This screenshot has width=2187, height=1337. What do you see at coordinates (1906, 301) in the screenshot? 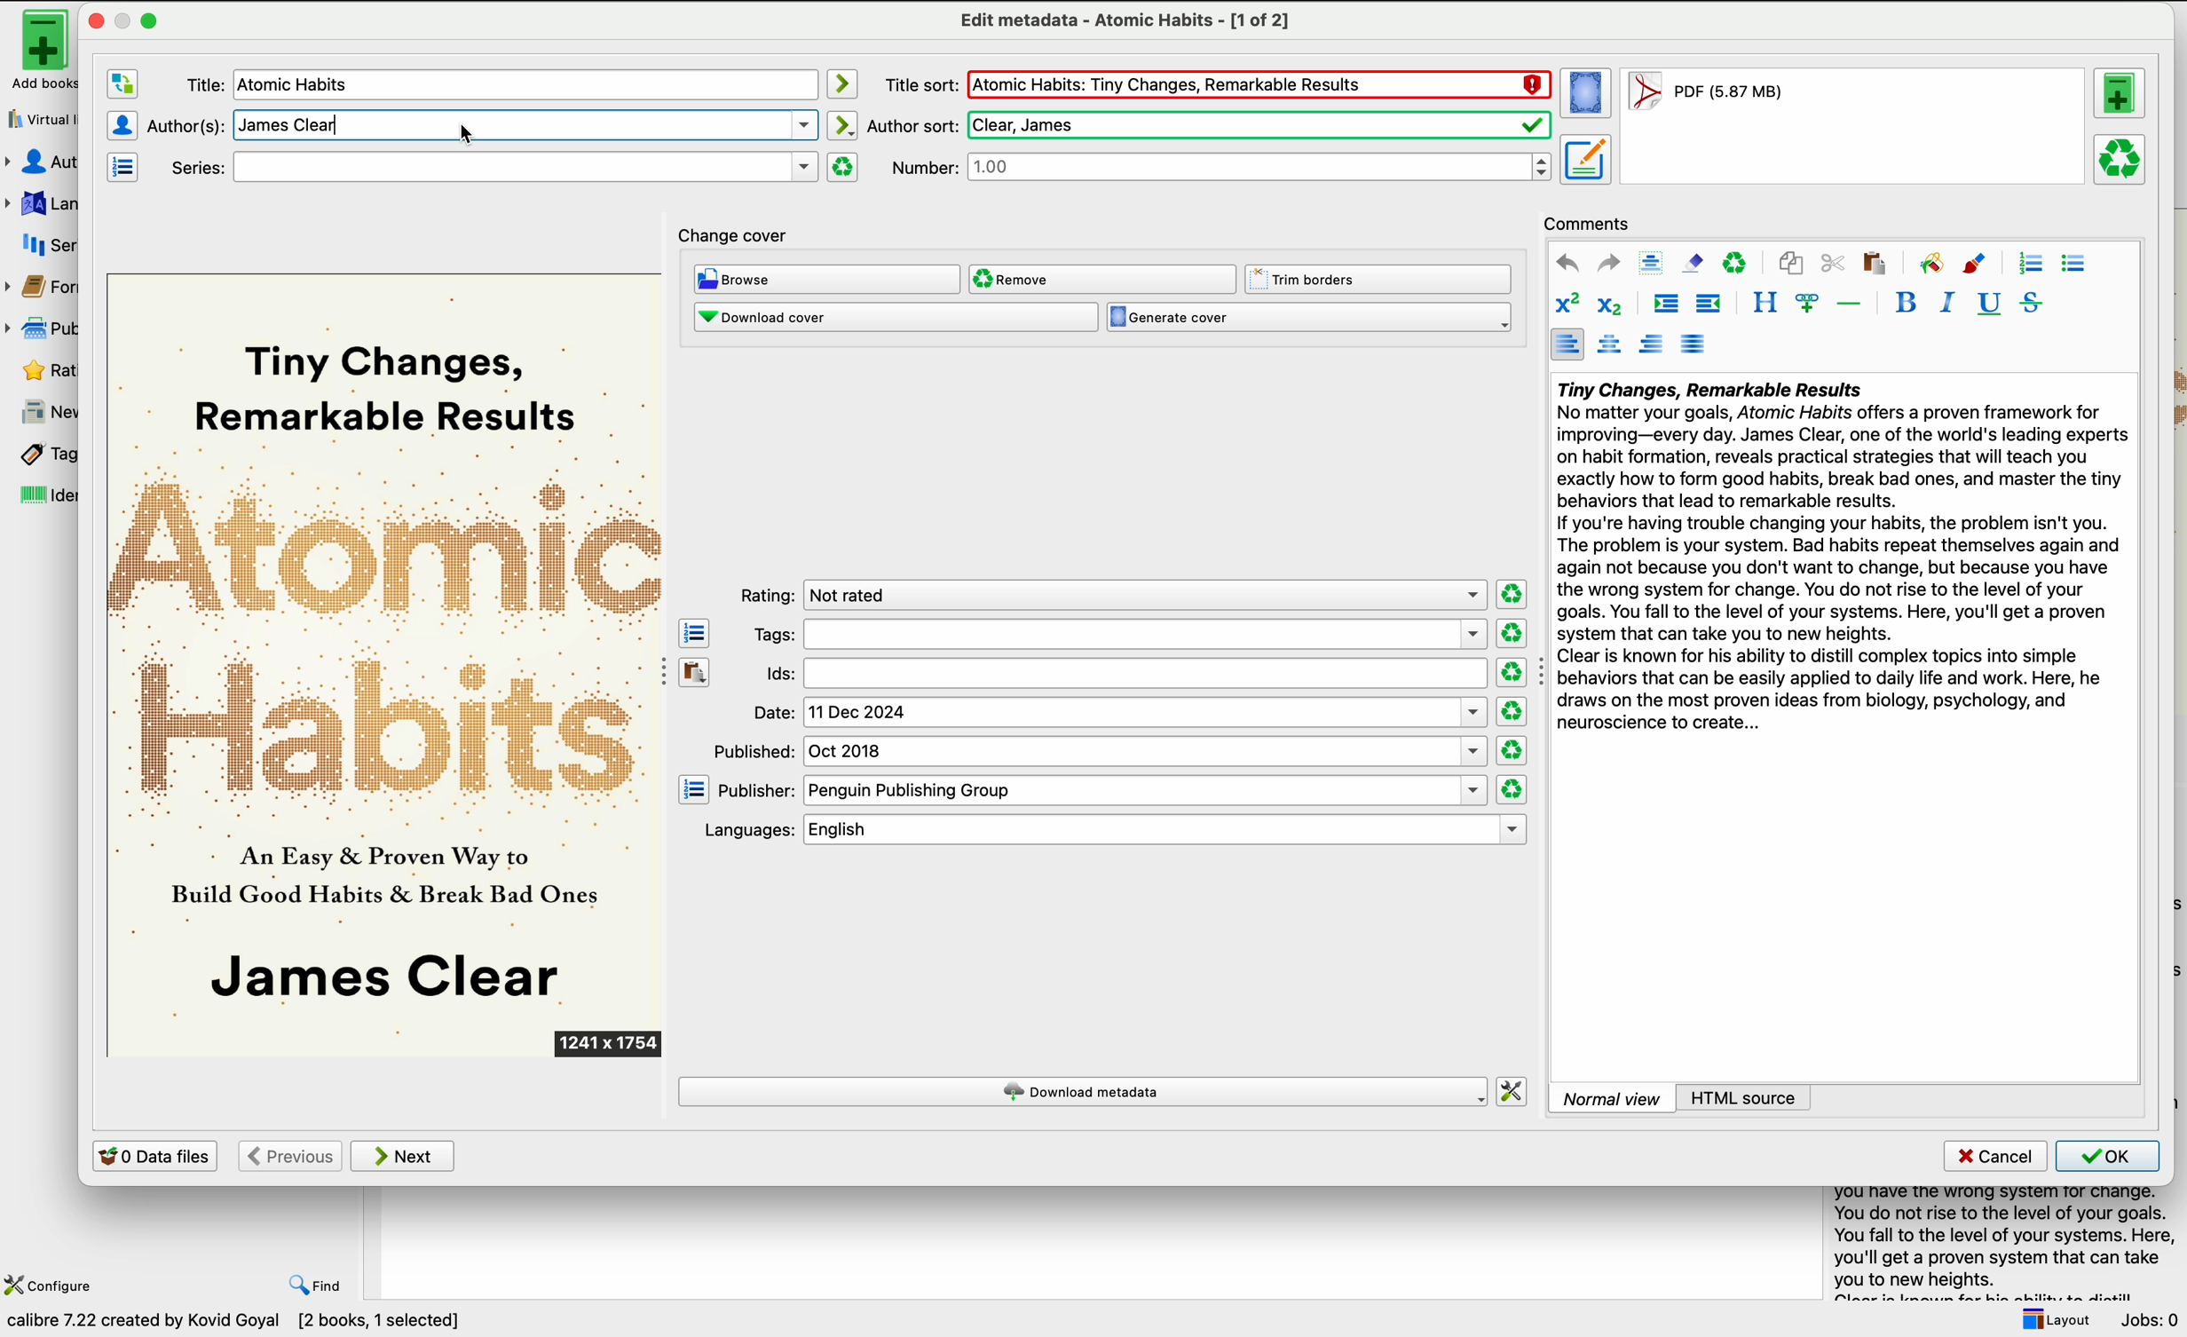
I see `bold` at bounding box center [1906, 301].